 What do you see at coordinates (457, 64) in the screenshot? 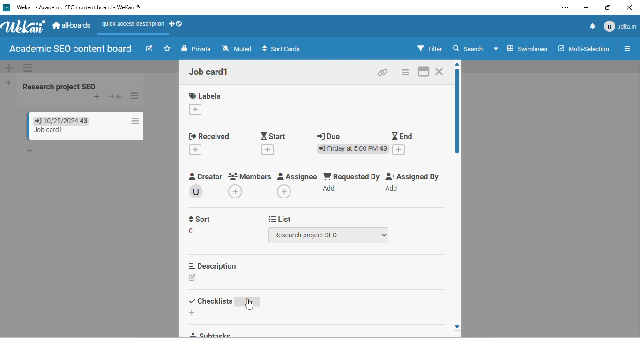
I see `scroll up` at bounding box center [457, 64].